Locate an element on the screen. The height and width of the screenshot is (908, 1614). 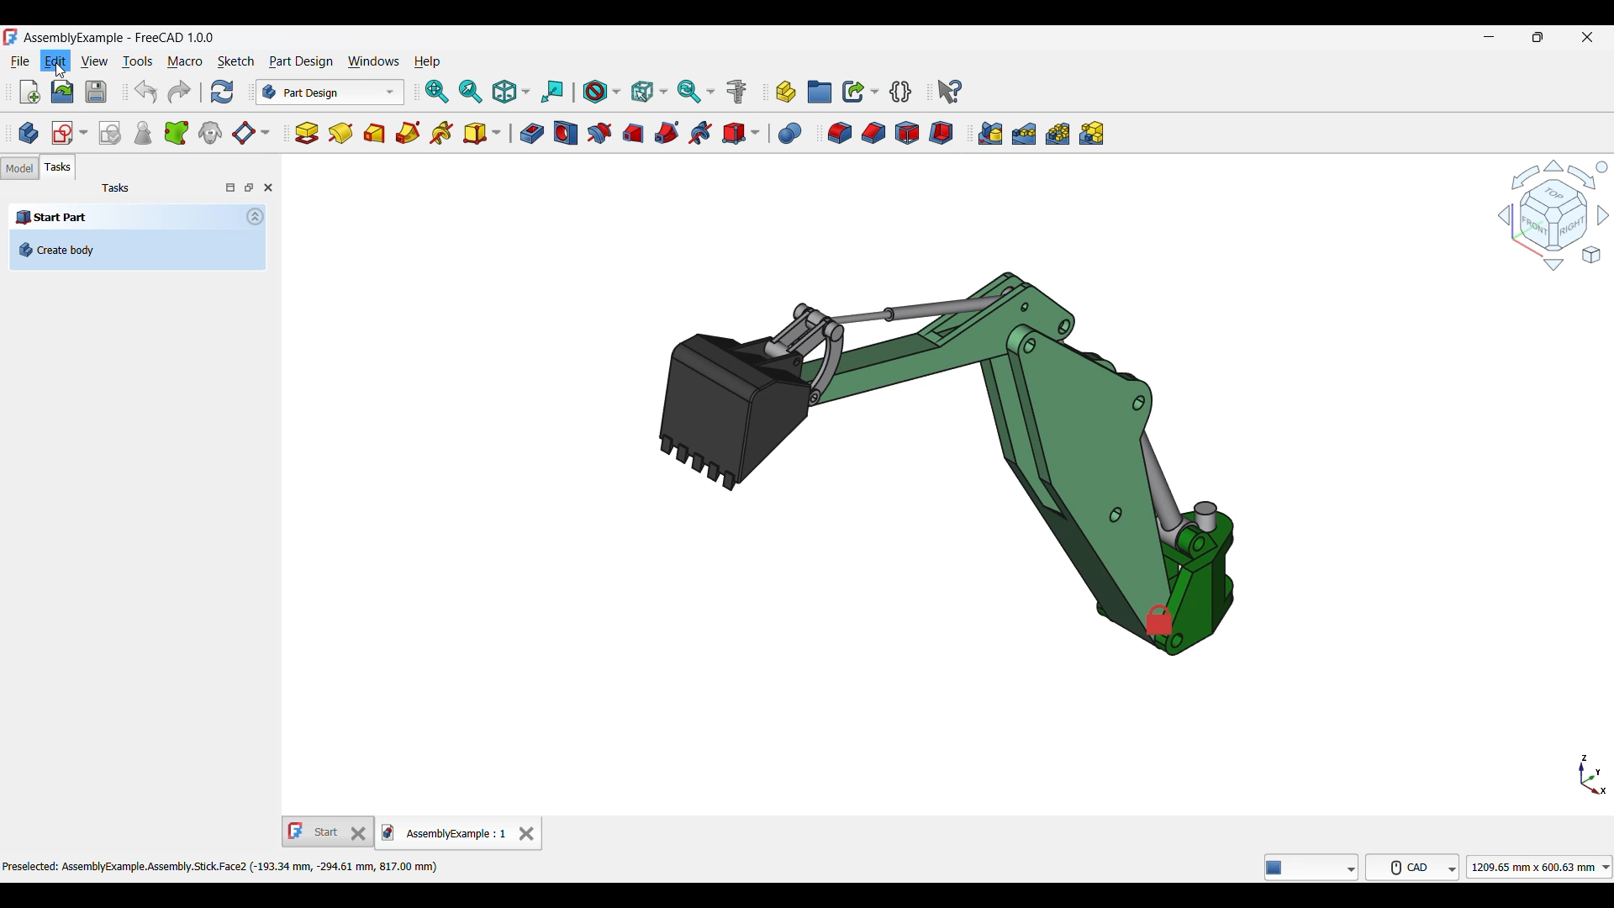
Create body is located at coordinates (138, 250).